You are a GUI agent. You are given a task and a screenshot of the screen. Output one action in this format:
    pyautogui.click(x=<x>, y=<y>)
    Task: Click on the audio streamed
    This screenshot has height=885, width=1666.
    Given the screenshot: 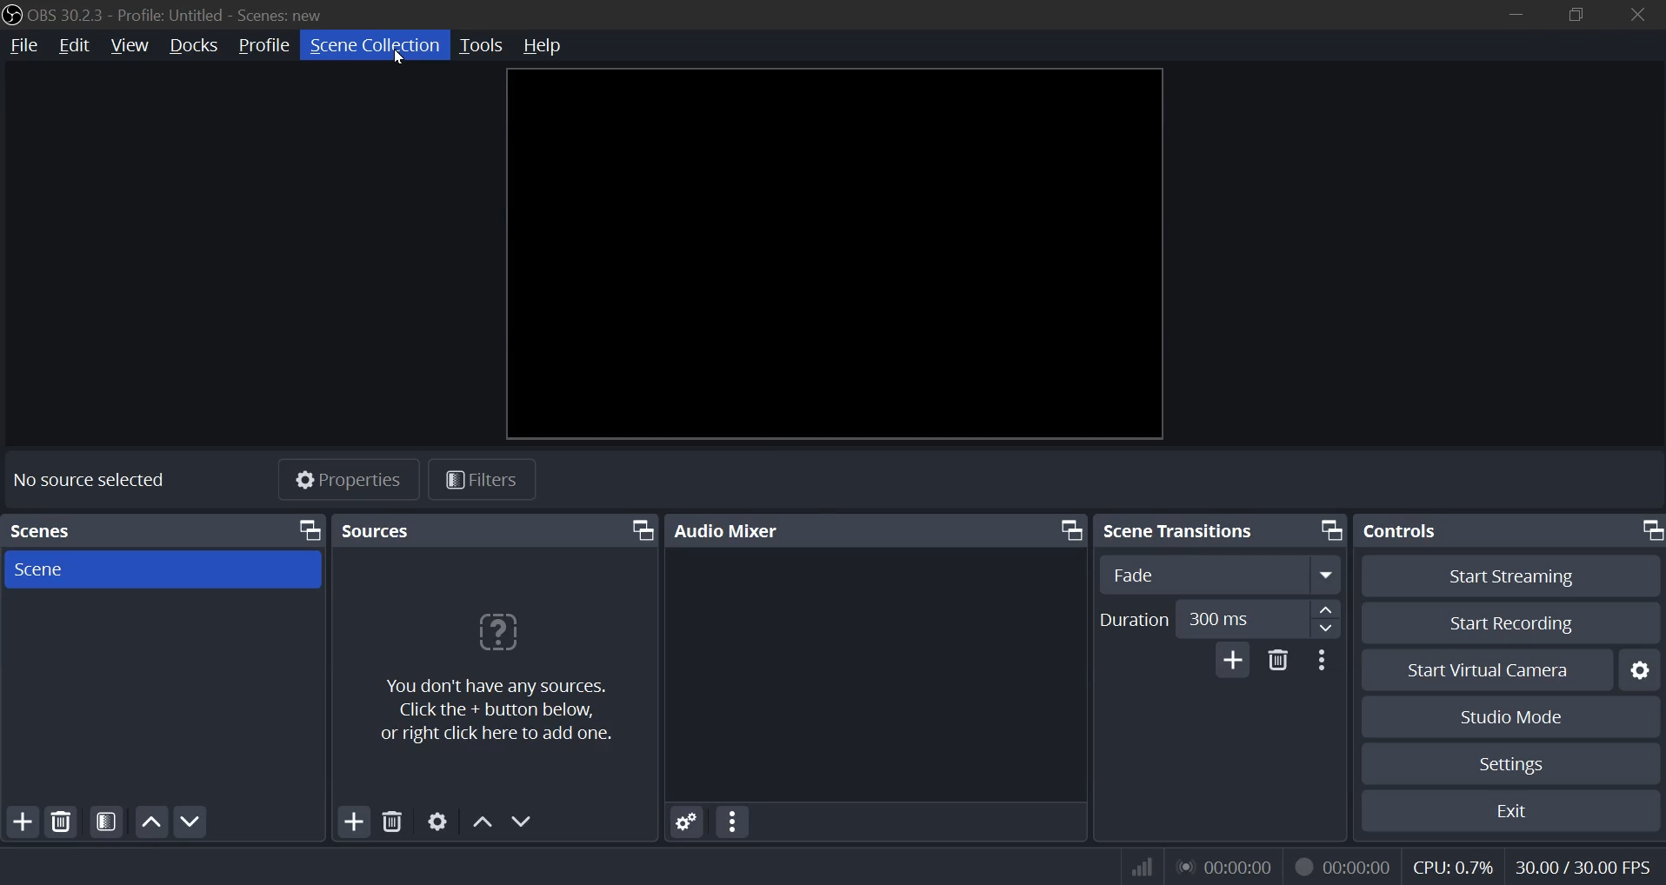 What is the action you would take?
    pyautogui.click(x=1223, y=866)
    